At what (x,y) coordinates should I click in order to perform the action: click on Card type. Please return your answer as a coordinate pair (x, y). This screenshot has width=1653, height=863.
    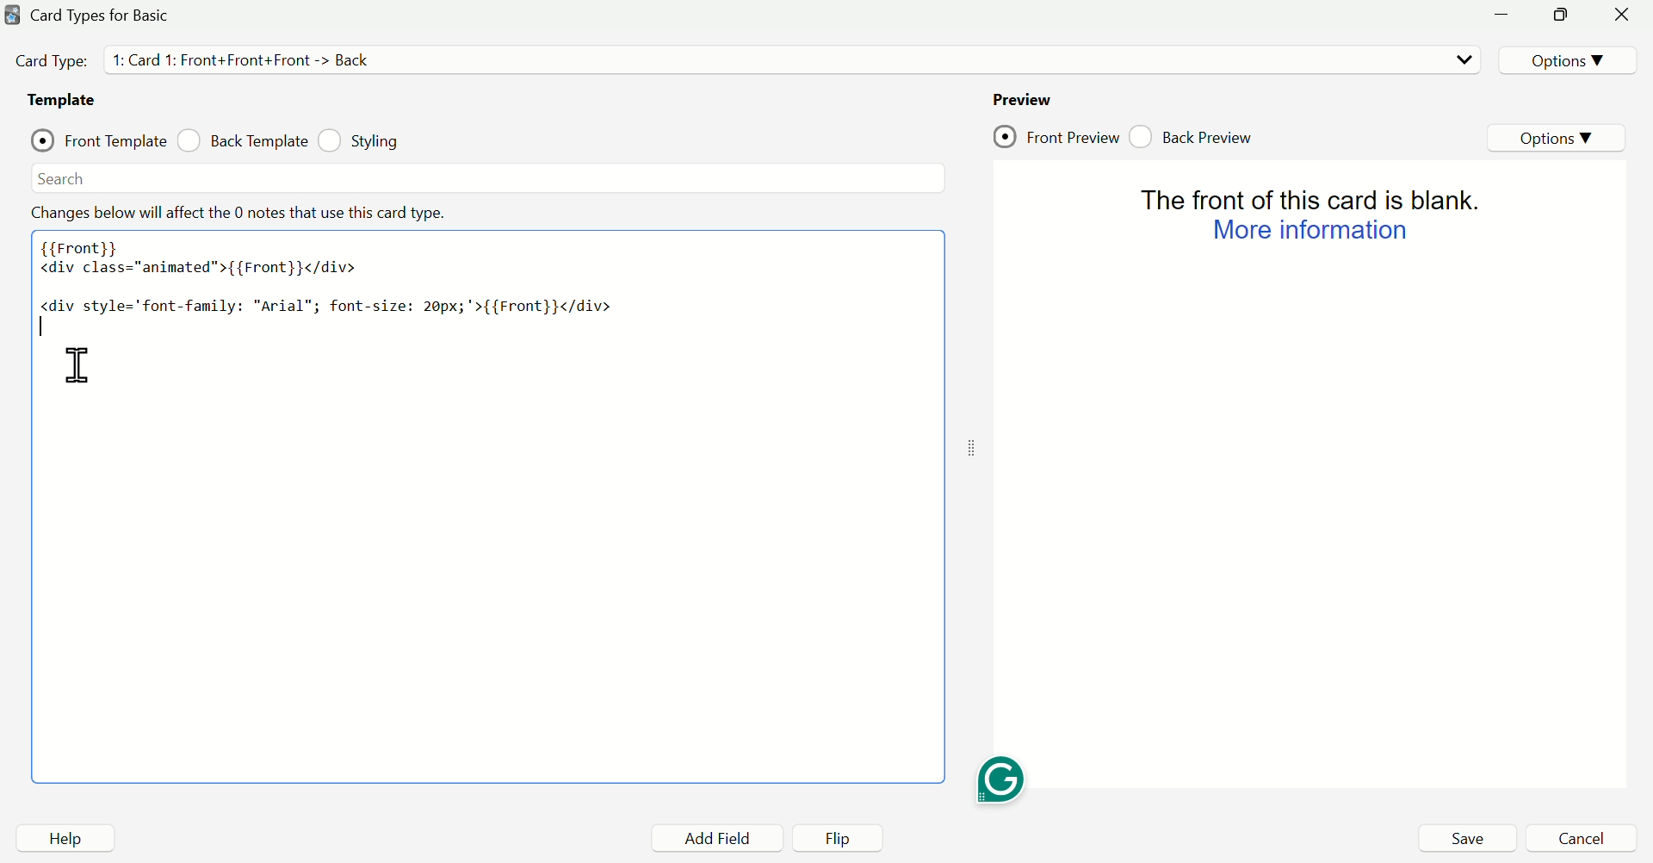
    Looking at the image, I should click on (789, 59).